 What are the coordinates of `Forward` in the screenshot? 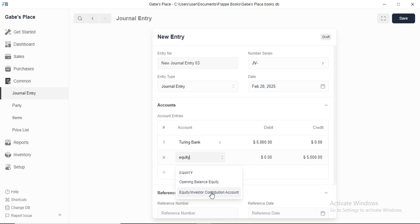 It's located at (105, 18).